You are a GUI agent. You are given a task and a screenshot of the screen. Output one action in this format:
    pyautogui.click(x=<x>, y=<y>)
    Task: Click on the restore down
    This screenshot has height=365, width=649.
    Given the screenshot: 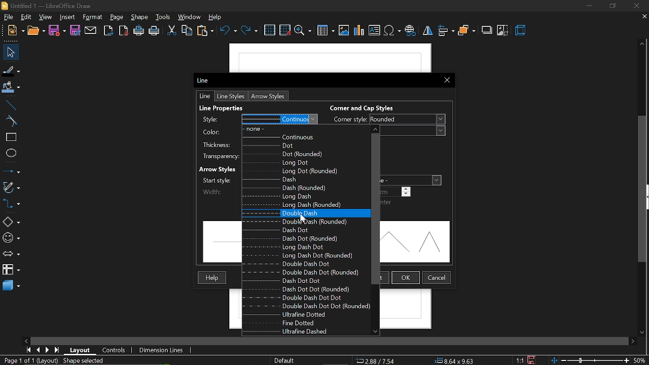 What is the action you would take?
    pyautogui.click(x=611, y=7)
    